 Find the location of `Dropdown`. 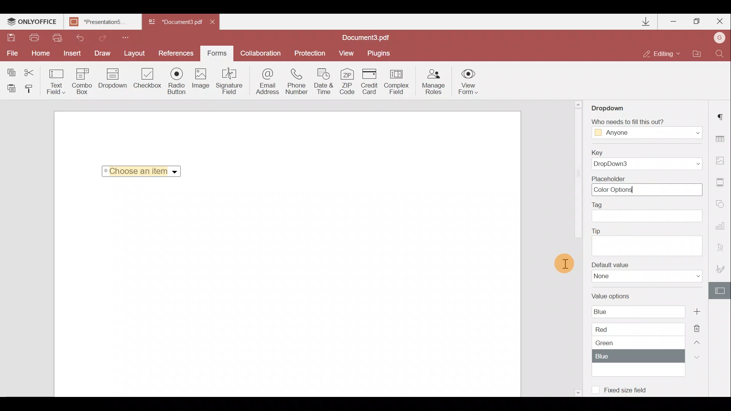

Dropdown is located at coordinates (111, 83).